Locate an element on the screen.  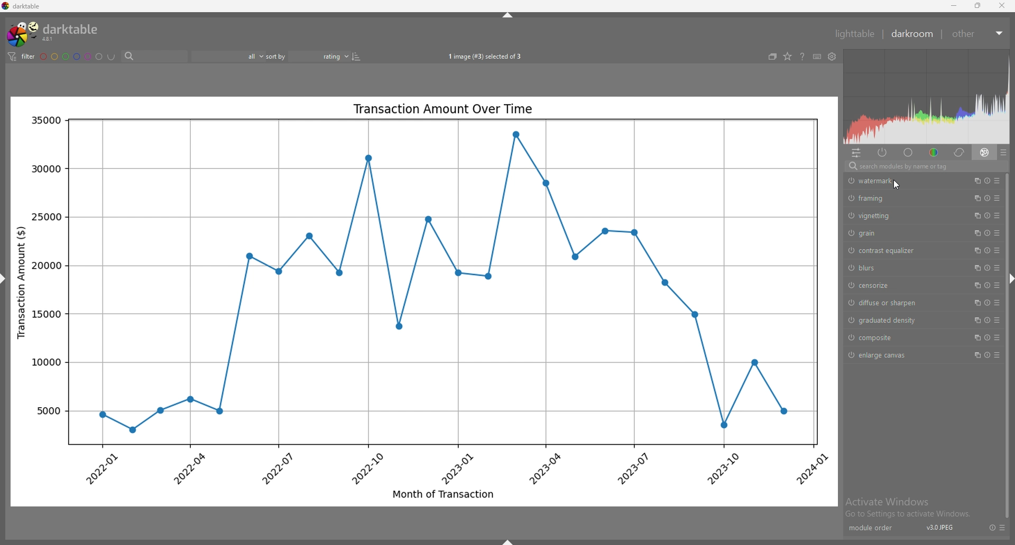
create grouped images is located at coordinates (773, 57).